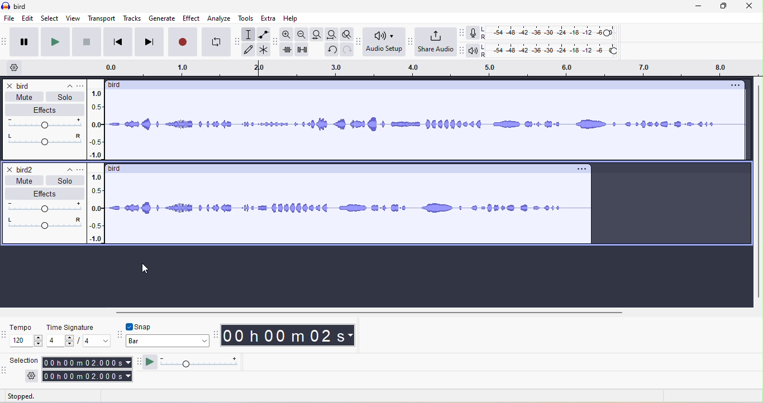  What do you see at coordinates (45, 124) in the screenshot?
I see `volume` at bounding box center [45, 124].